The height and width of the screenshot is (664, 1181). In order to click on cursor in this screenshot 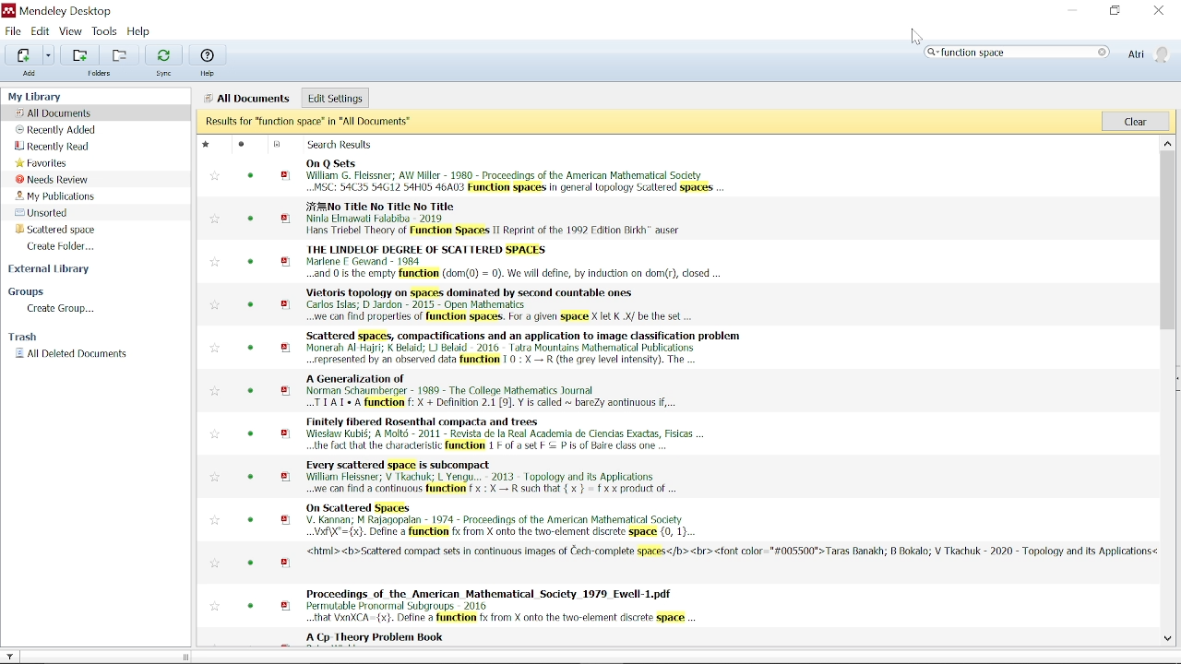, I will do `click(917, 36)`.